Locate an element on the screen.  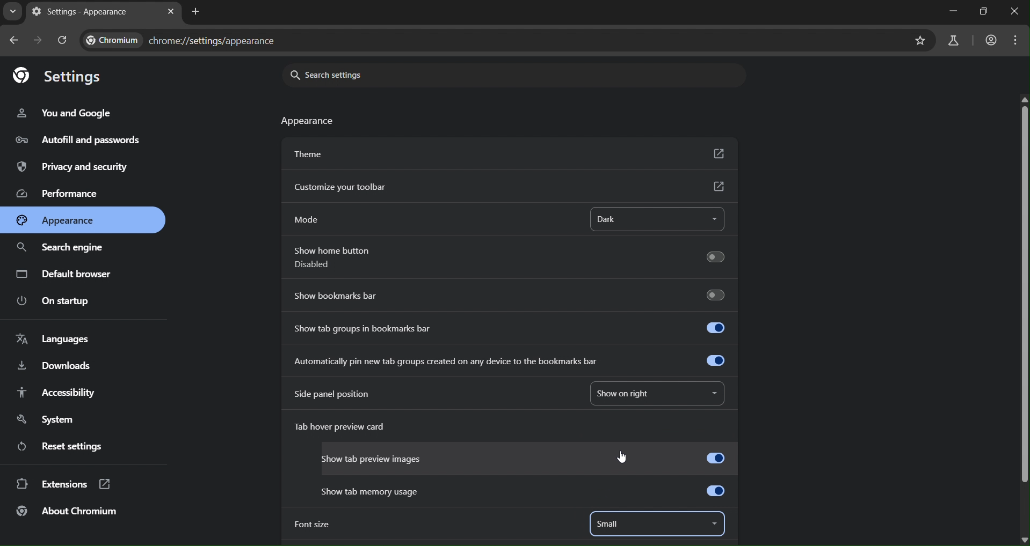
privacy & security is located at coordinates (70, 165).